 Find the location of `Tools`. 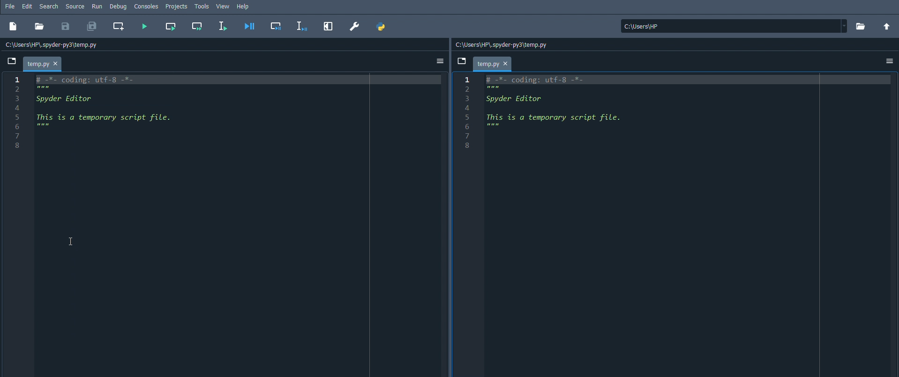

Tools is located at coordinates (202, 6).